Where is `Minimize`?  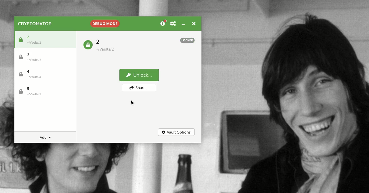
Minimize is located at coordinates (183, 24).